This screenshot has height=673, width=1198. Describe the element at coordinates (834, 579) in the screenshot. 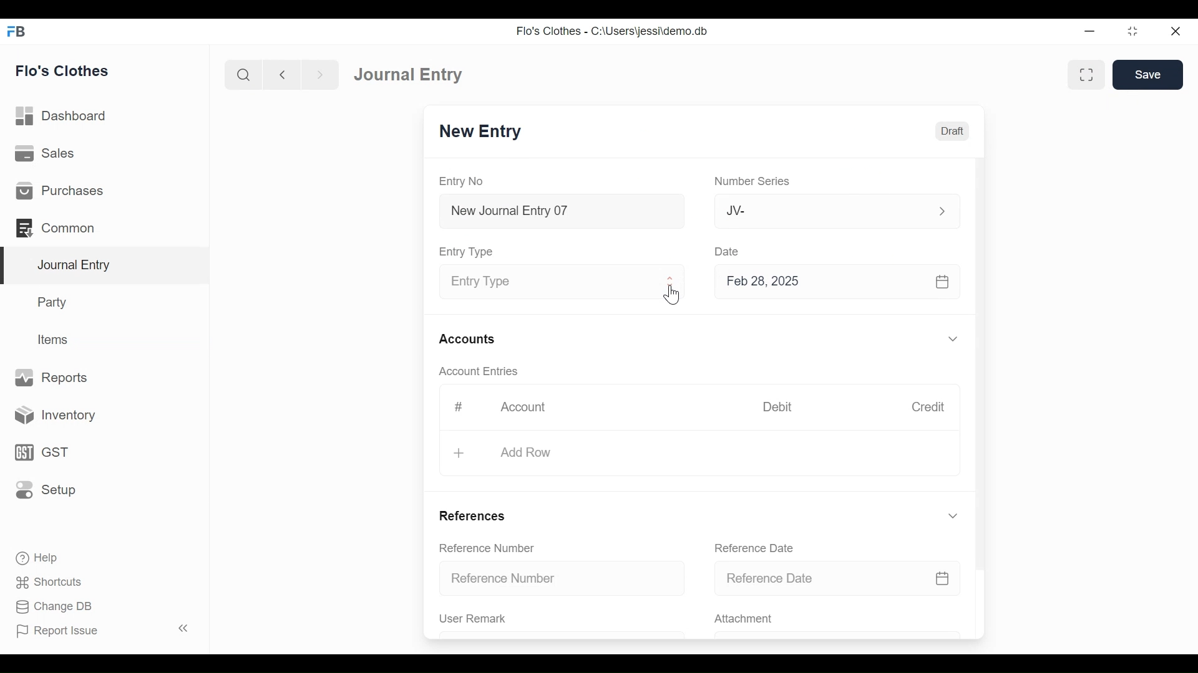

I see `Reference Date` at that location.